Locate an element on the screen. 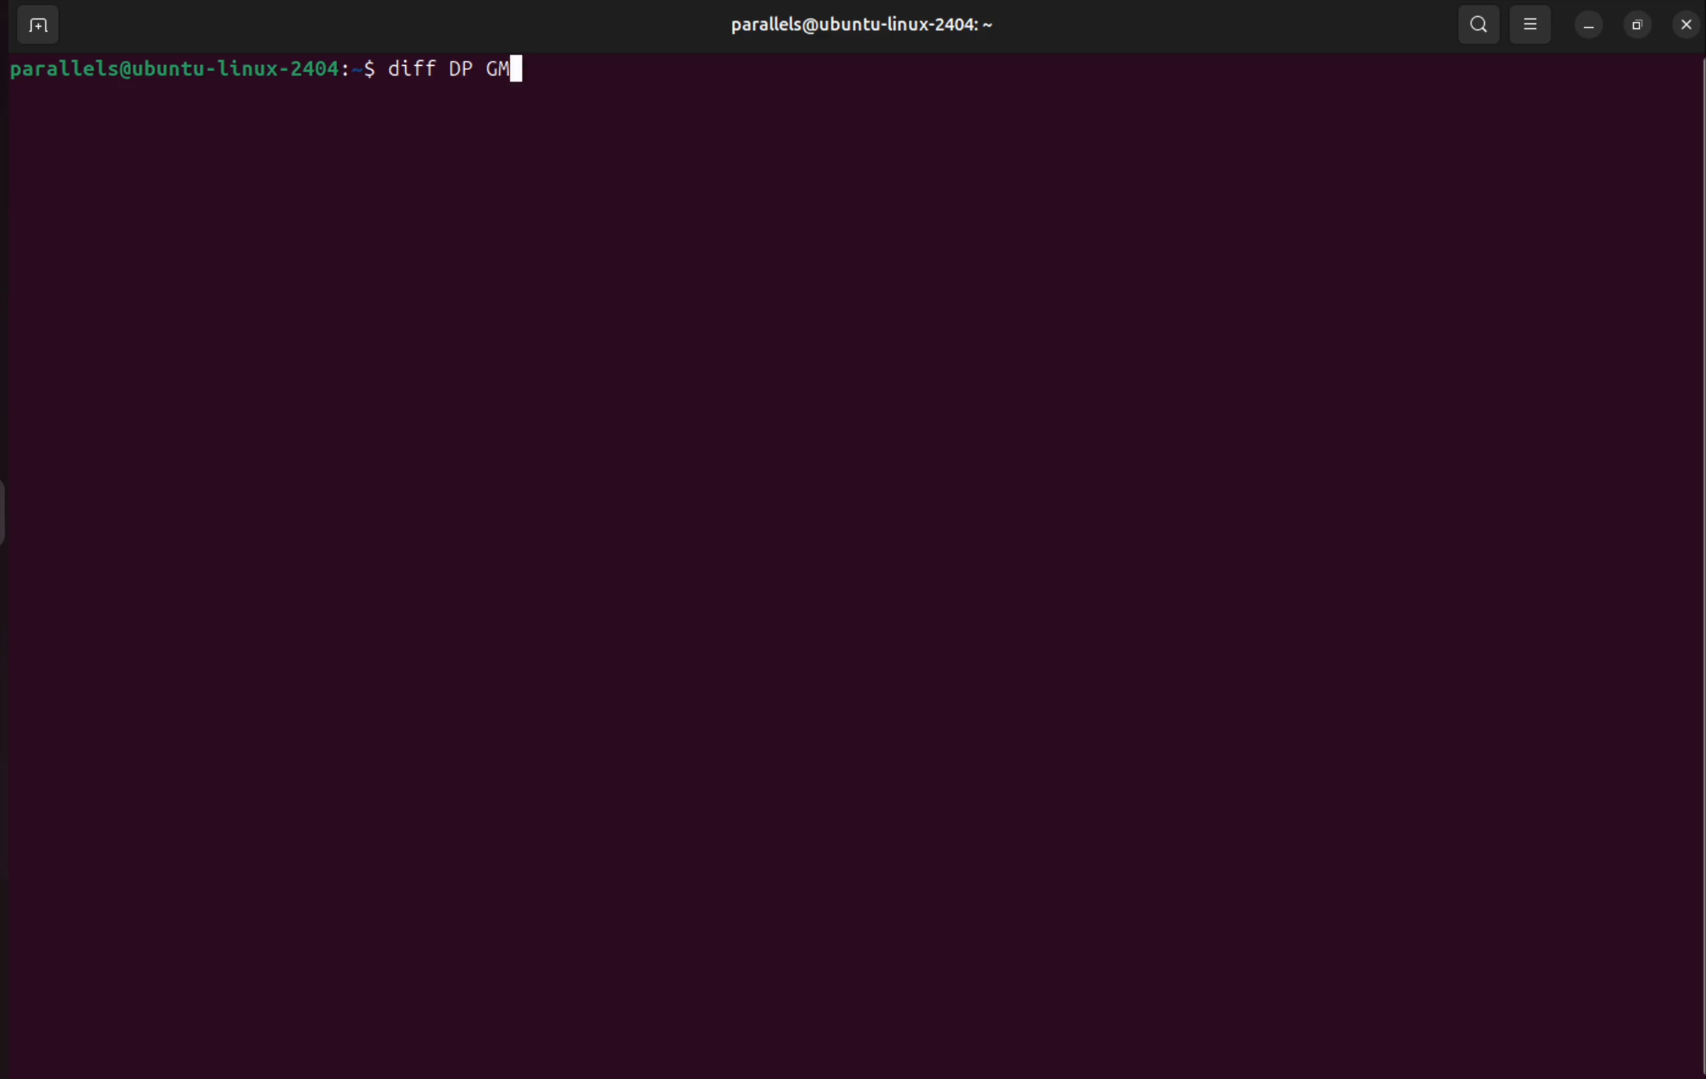  resize is located at coordinates (1640, 26).